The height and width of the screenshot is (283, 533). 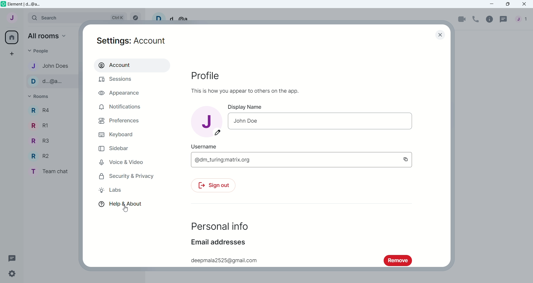 What do you see at coordinates (114, 148) in the screenshot?
I see `Sidebar` at bounding box center [114, 148].